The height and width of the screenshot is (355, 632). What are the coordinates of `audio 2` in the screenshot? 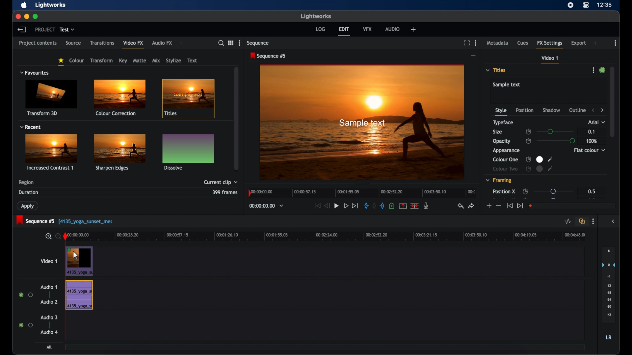 It's located at (49, 302).